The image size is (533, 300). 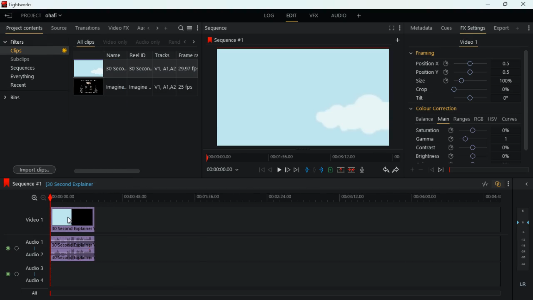 What do you see at coordinates (224, 170) in the screenshot?
I see `time` at bounding box center [224, 170].